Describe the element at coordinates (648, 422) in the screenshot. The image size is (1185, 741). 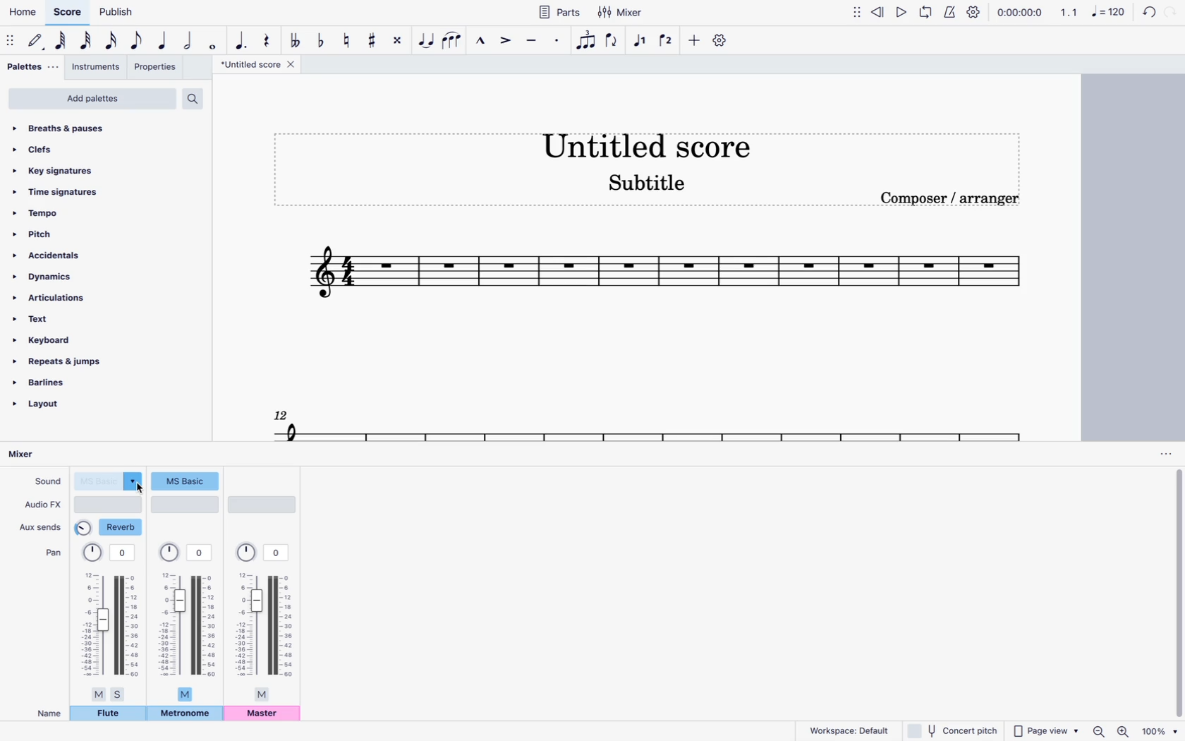
I see `scale` at that location.